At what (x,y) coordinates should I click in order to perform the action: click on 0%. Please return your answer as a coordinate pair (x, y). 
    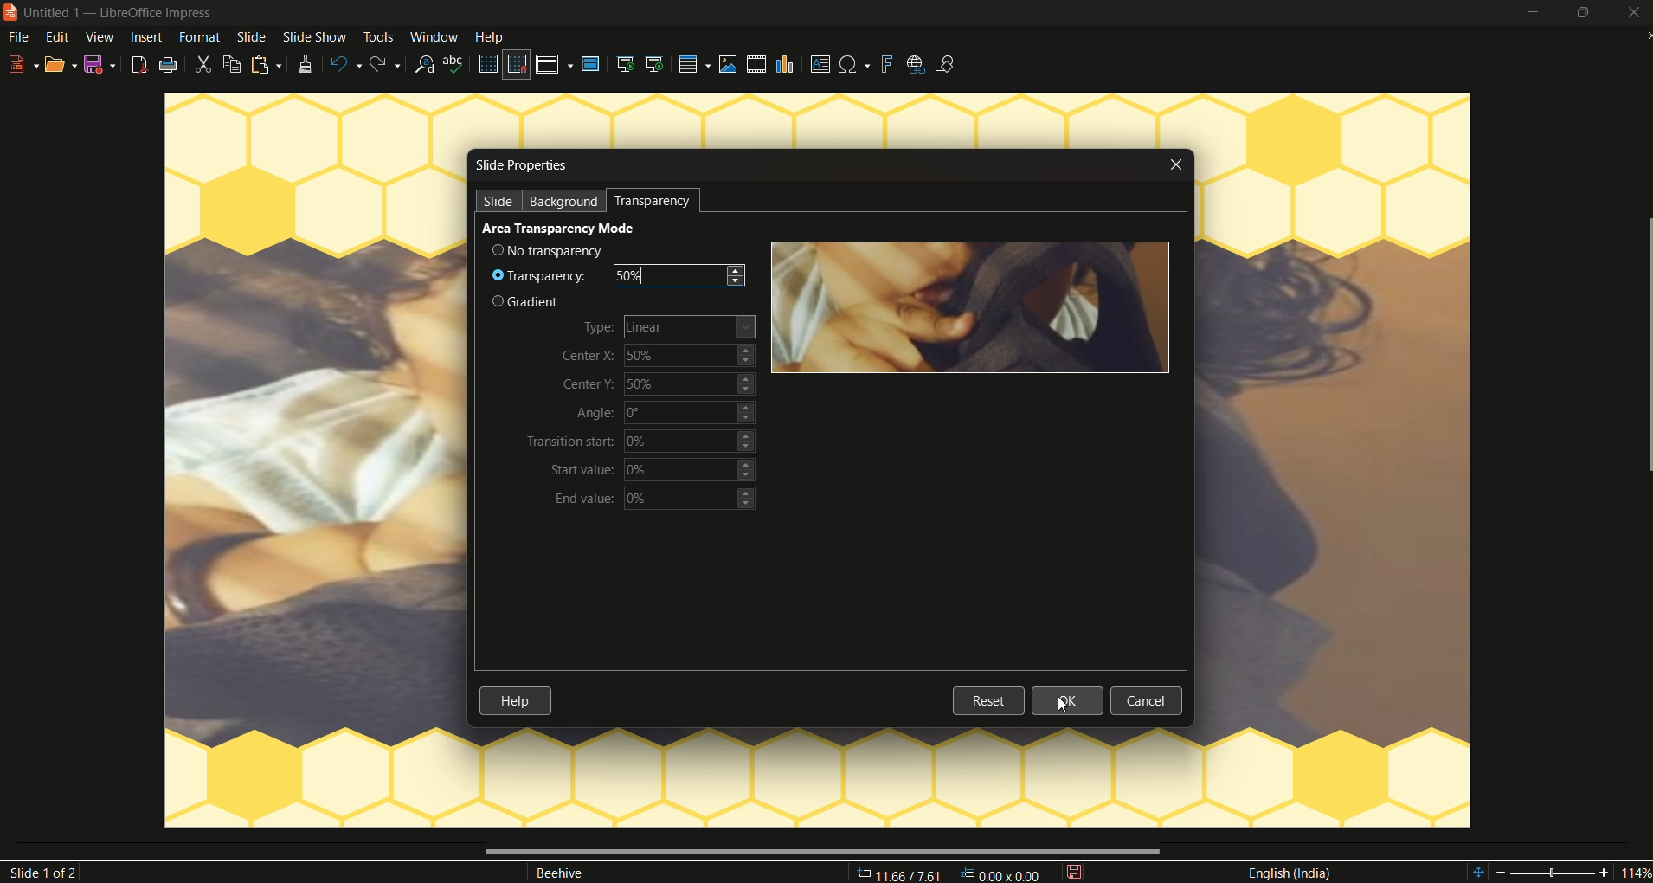
    Looking at the image, I should click on (694, 500).